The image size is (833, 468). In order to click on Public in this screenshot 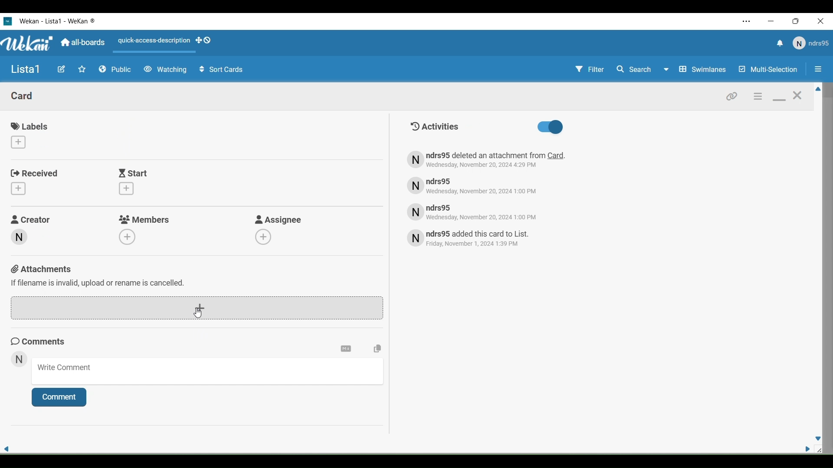, I will do `click(115, 70)`.